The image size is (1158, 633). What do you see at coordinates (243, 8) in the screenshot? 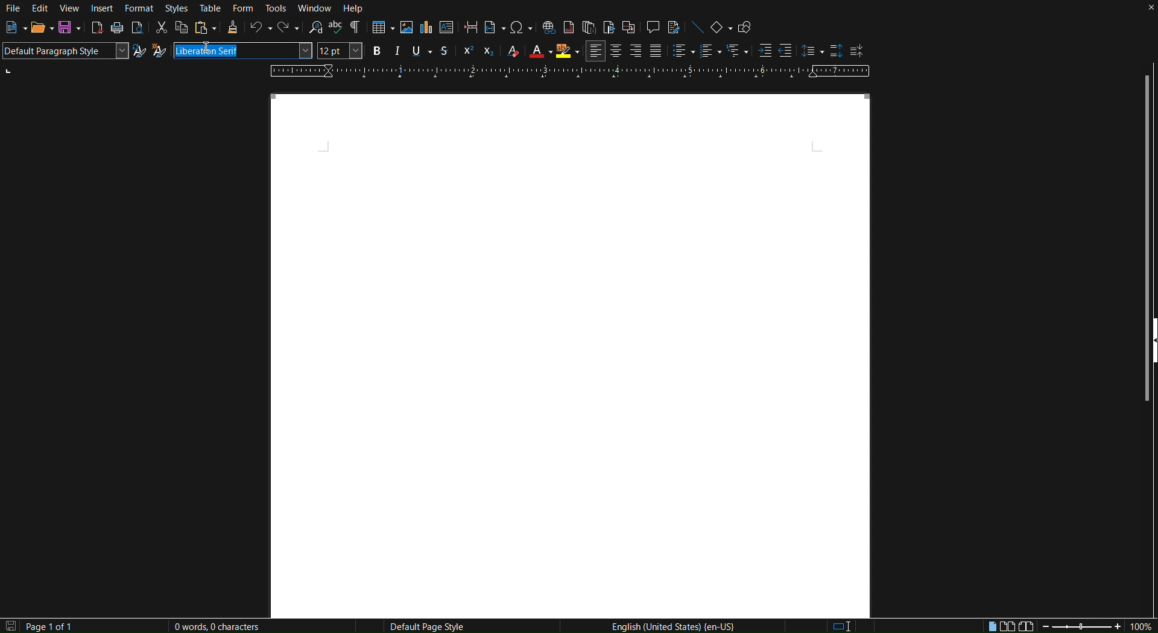
I see `Form ` at bounding box center [243, 8].